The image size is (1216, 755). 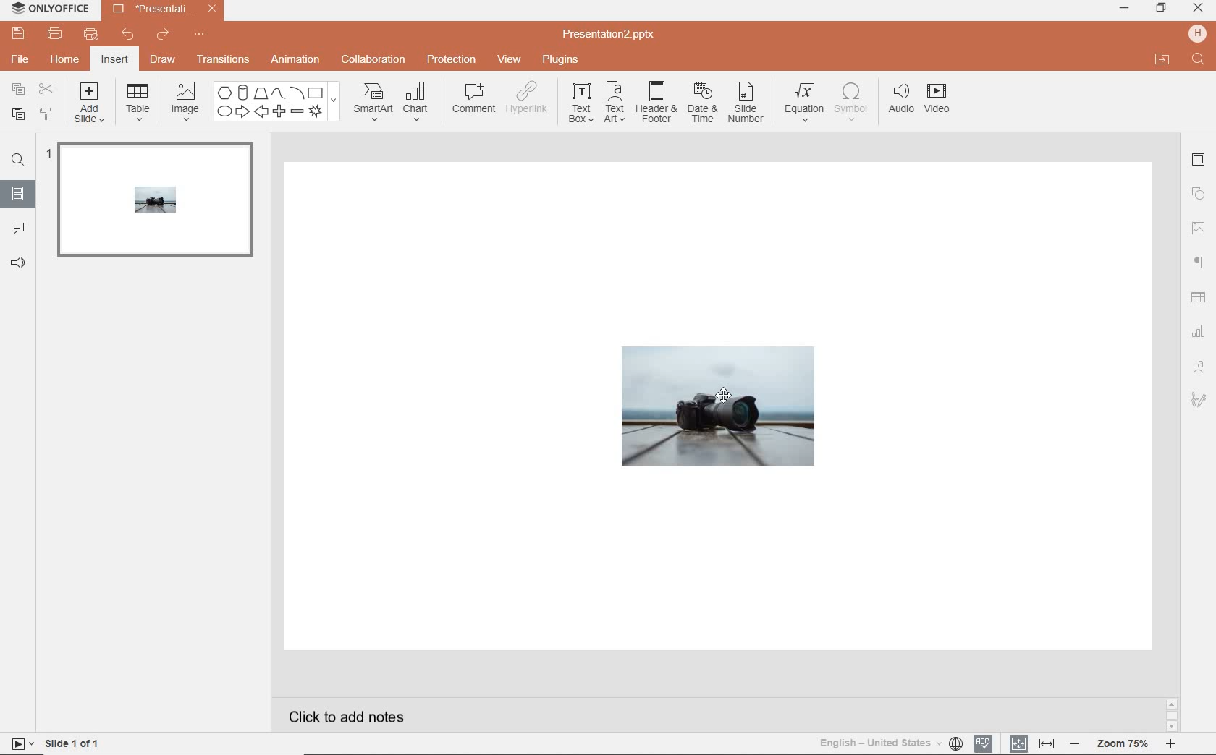 What do you see at coordinates (704, 103) in the screenshot?
I see `date & time` at bounding box center [704, 103].